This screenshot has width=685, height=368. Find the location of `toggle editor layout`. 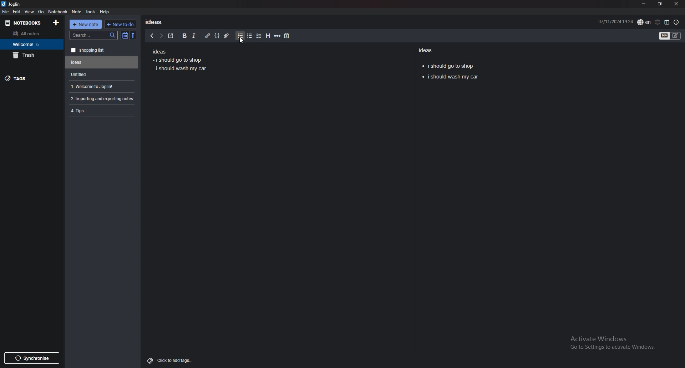

toggle editor layout is located at coordinates (667, 22).